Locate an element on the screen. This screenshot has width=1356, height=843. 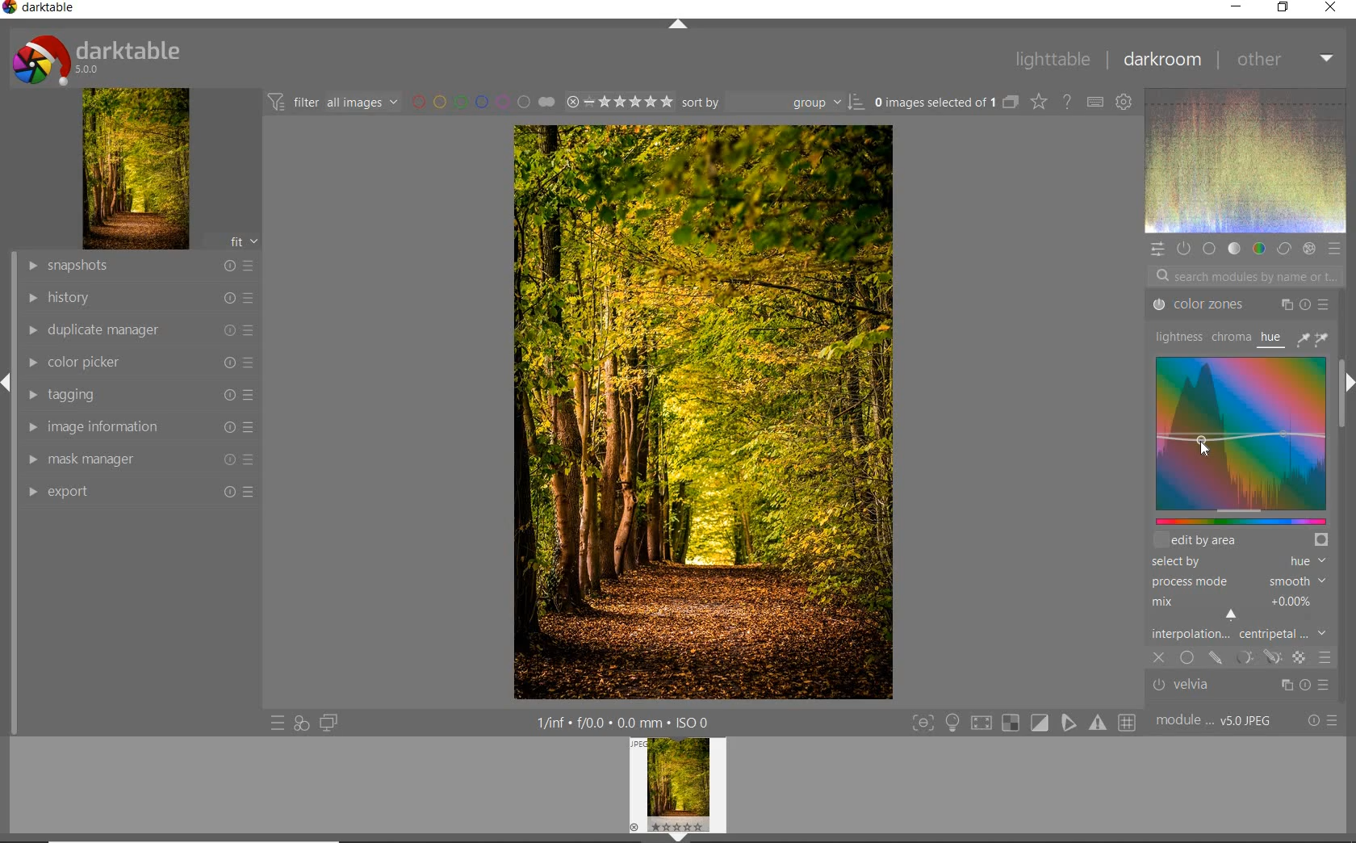
COLLAPSE GROUPED IMAGES is located at coordinates (1011, 102).